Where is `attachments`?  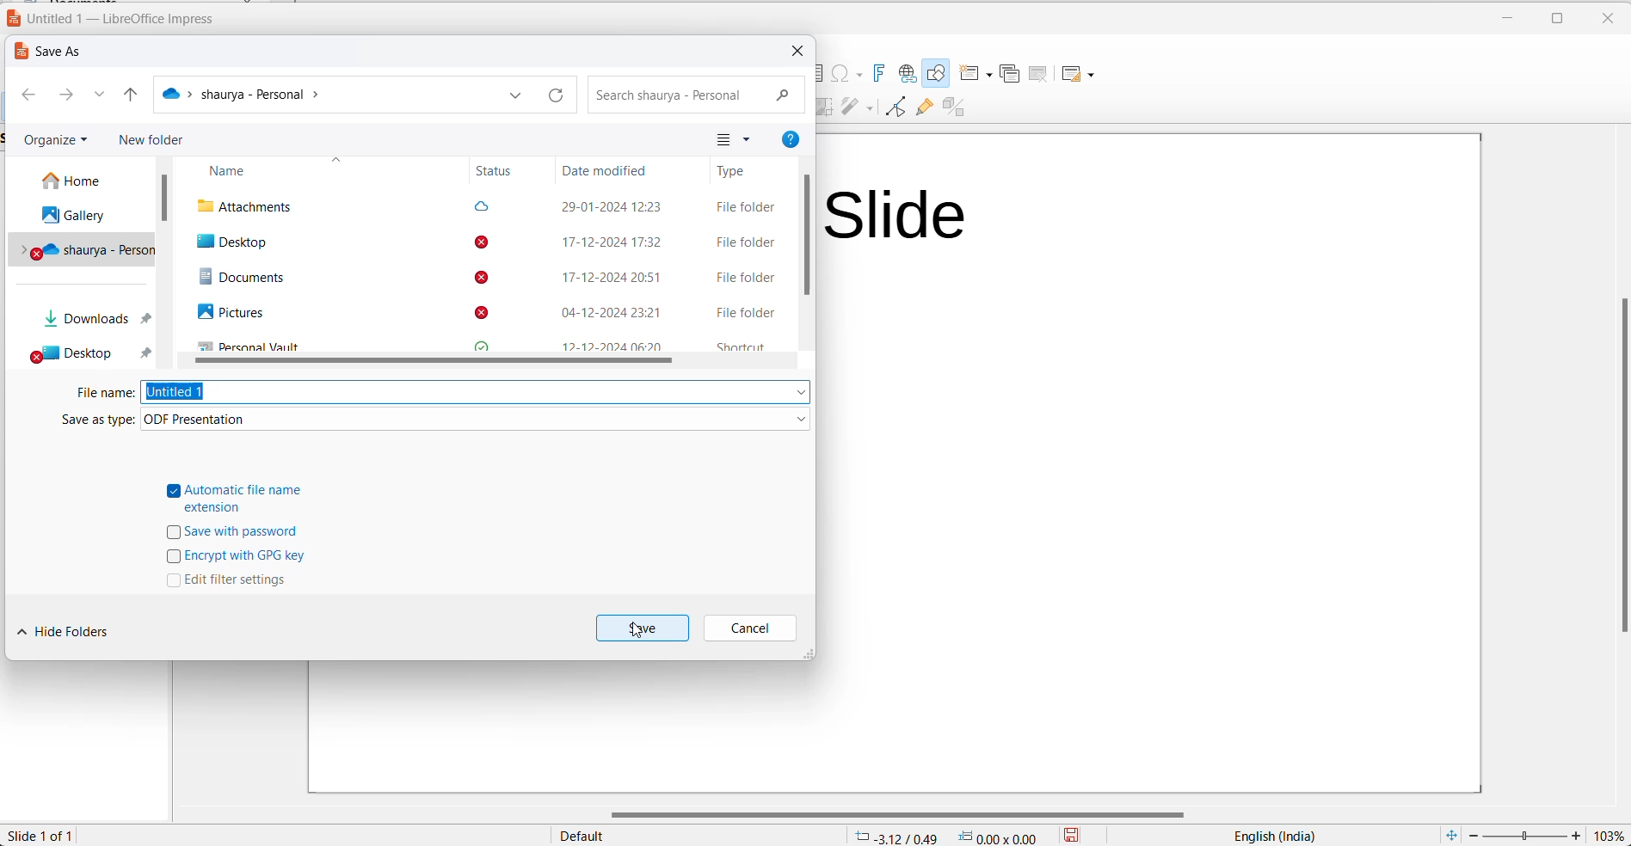
attachments is located at coordinates (253, 205).